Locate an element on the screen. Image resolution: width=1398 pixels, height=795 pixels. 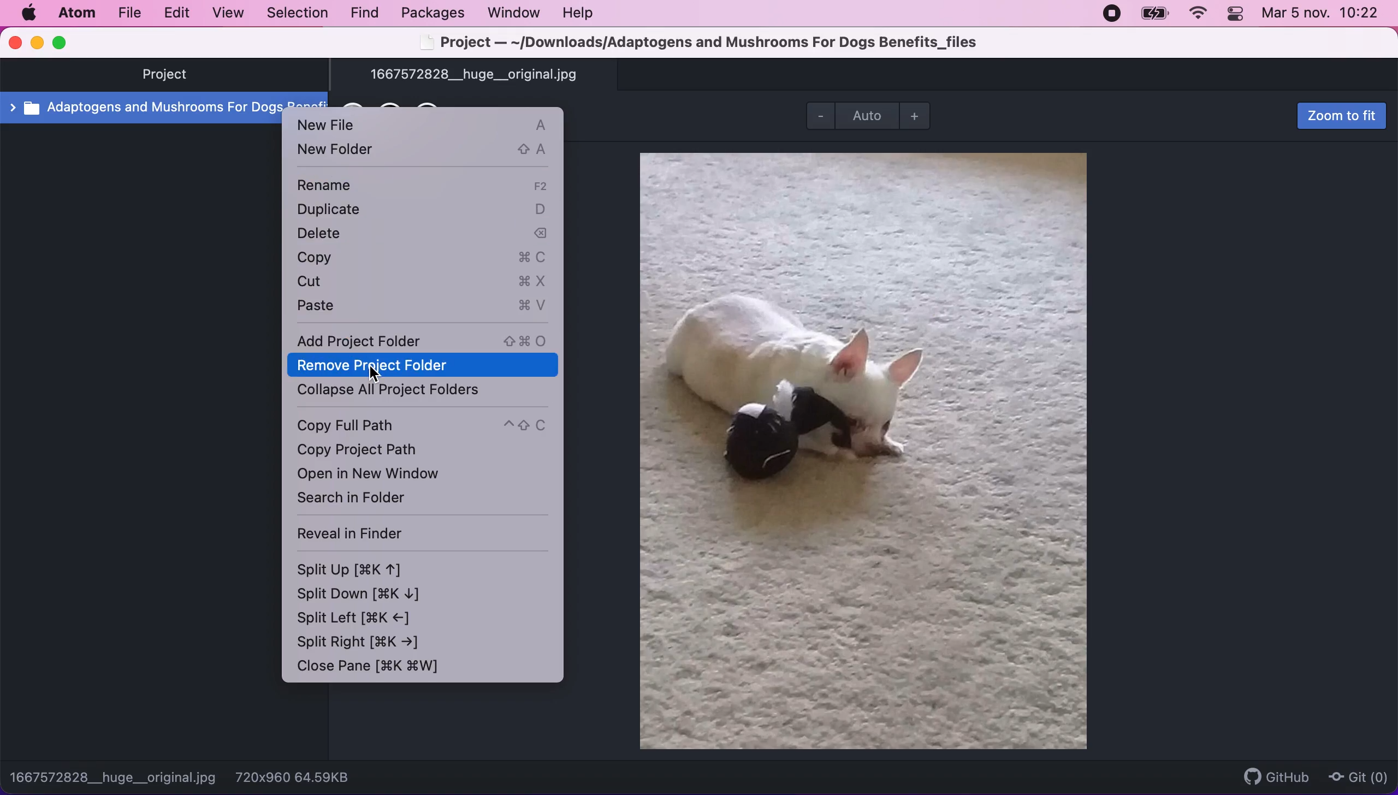
recording stopped is located at coordinates (1112, 14).